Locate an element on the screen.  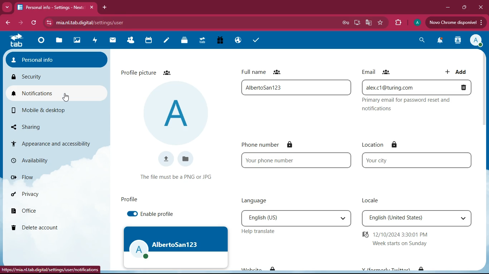
add is located at coordinates (457, 71).